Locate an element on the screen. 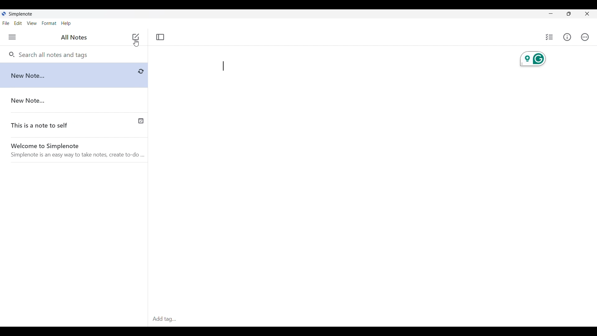 The image size is (597, 336). Actions is located at coordinates (585, 37).